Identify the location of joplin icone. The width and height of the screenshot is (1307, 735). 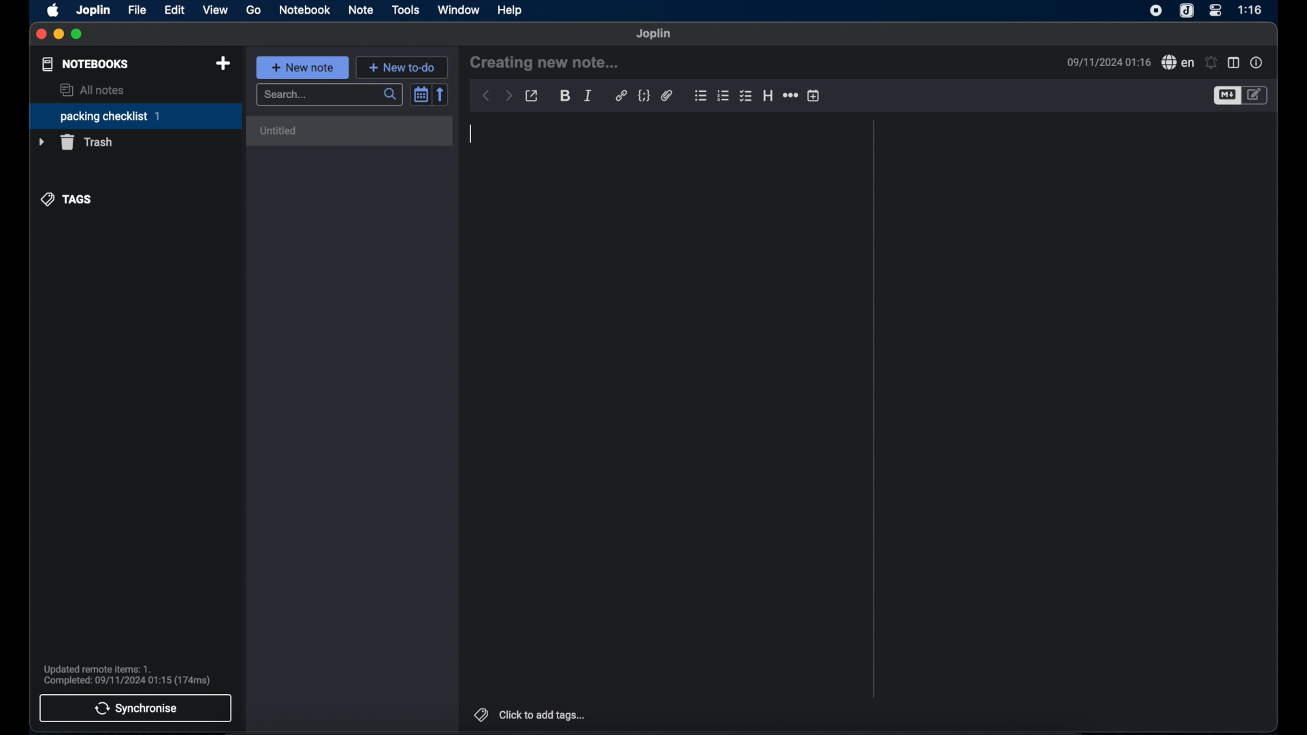
(1187, 11).